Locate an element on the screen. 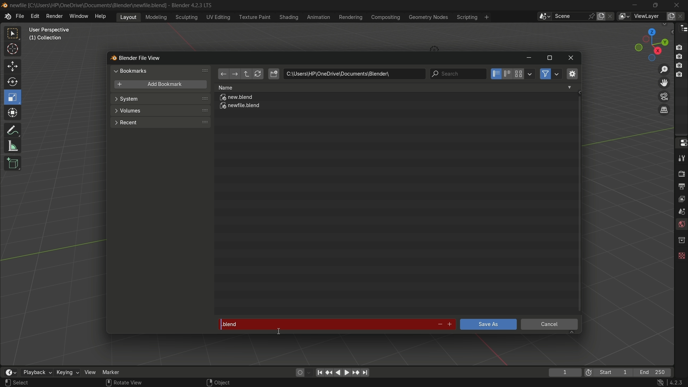 The image size is (688, 387). minimize is located at coordinates (635, 5).